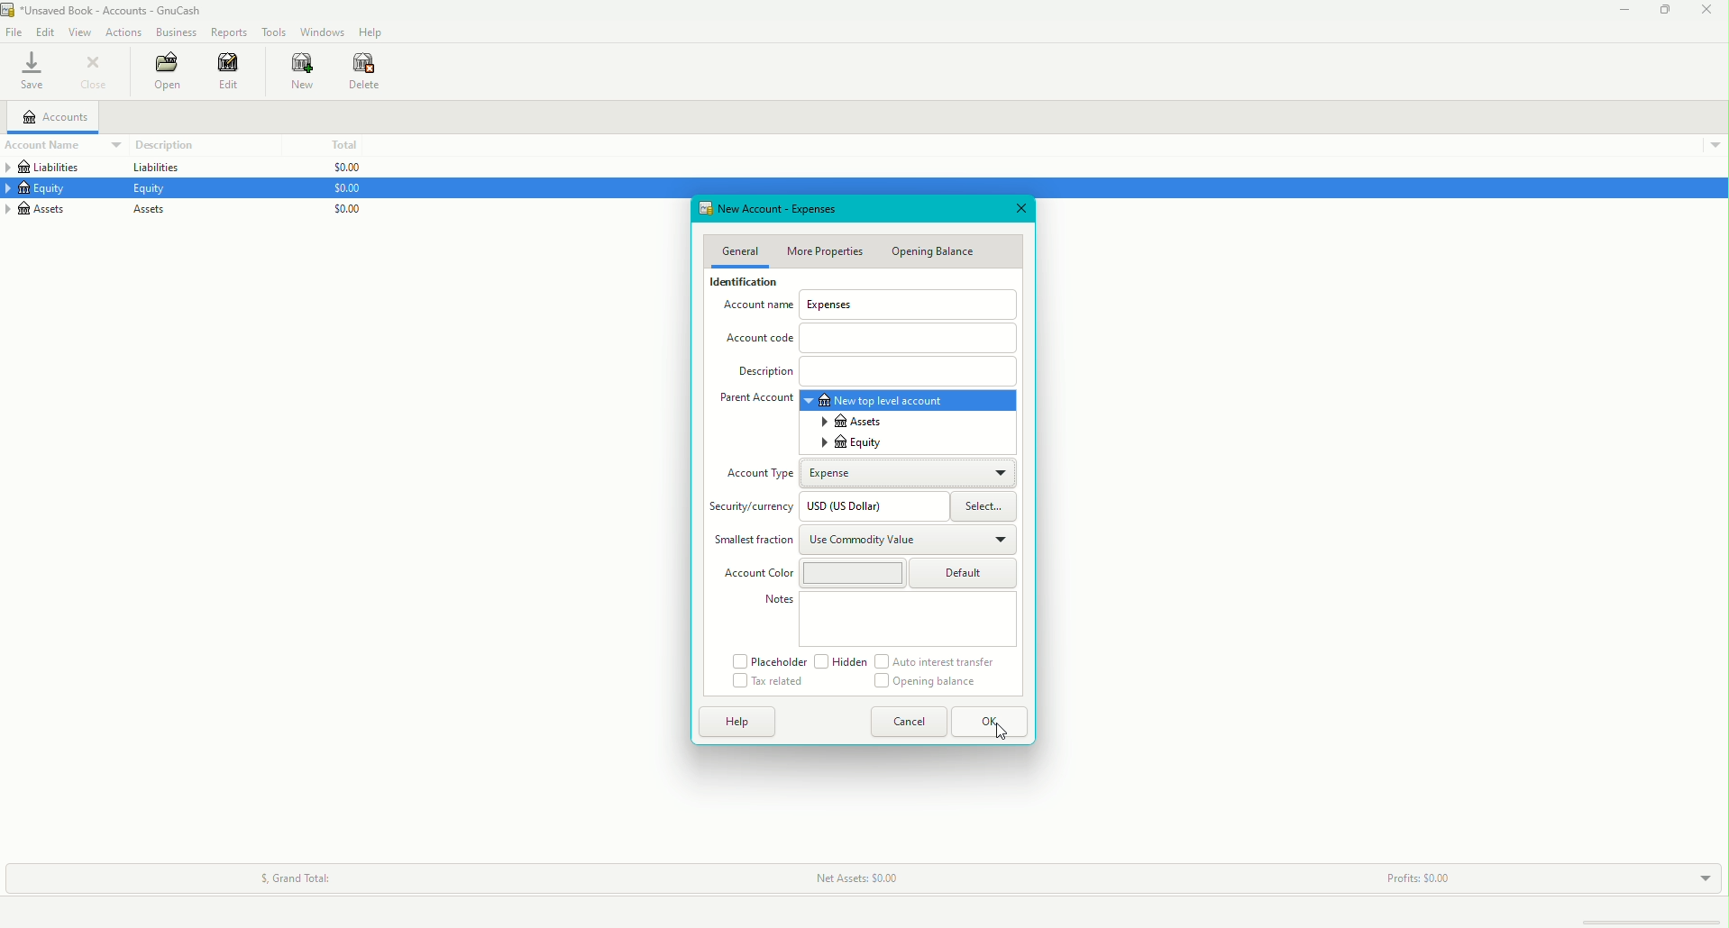 This screenshot has height=928, width=1729. Describe the element at coordinates (1664, 14) in the screenshot. I see `Restore` at that location.